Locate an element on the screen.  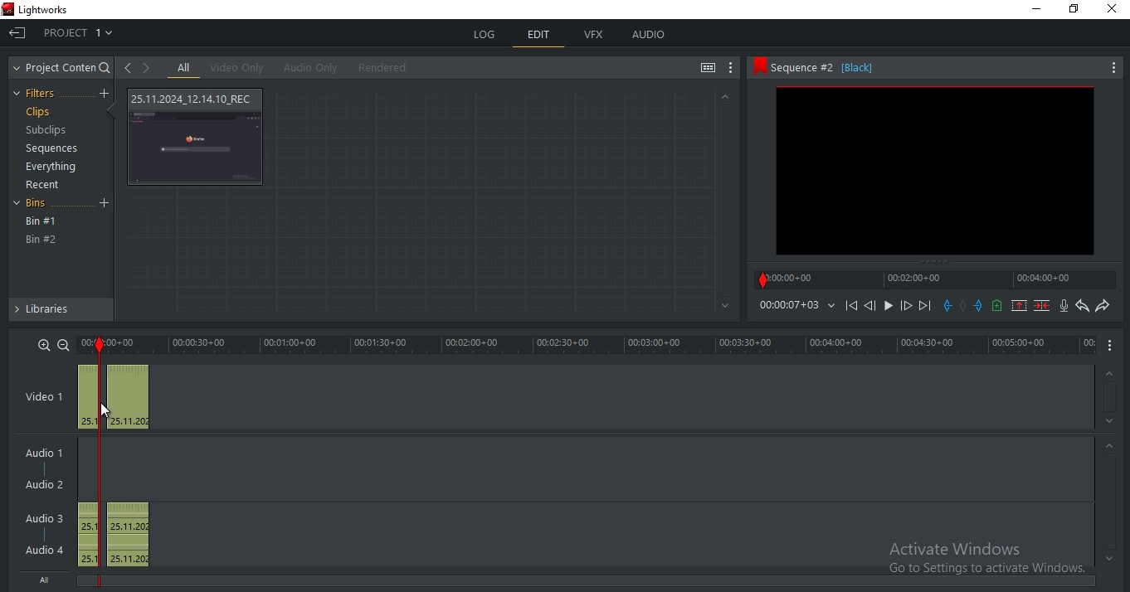
More Options is located at coordinates (1114, 66).